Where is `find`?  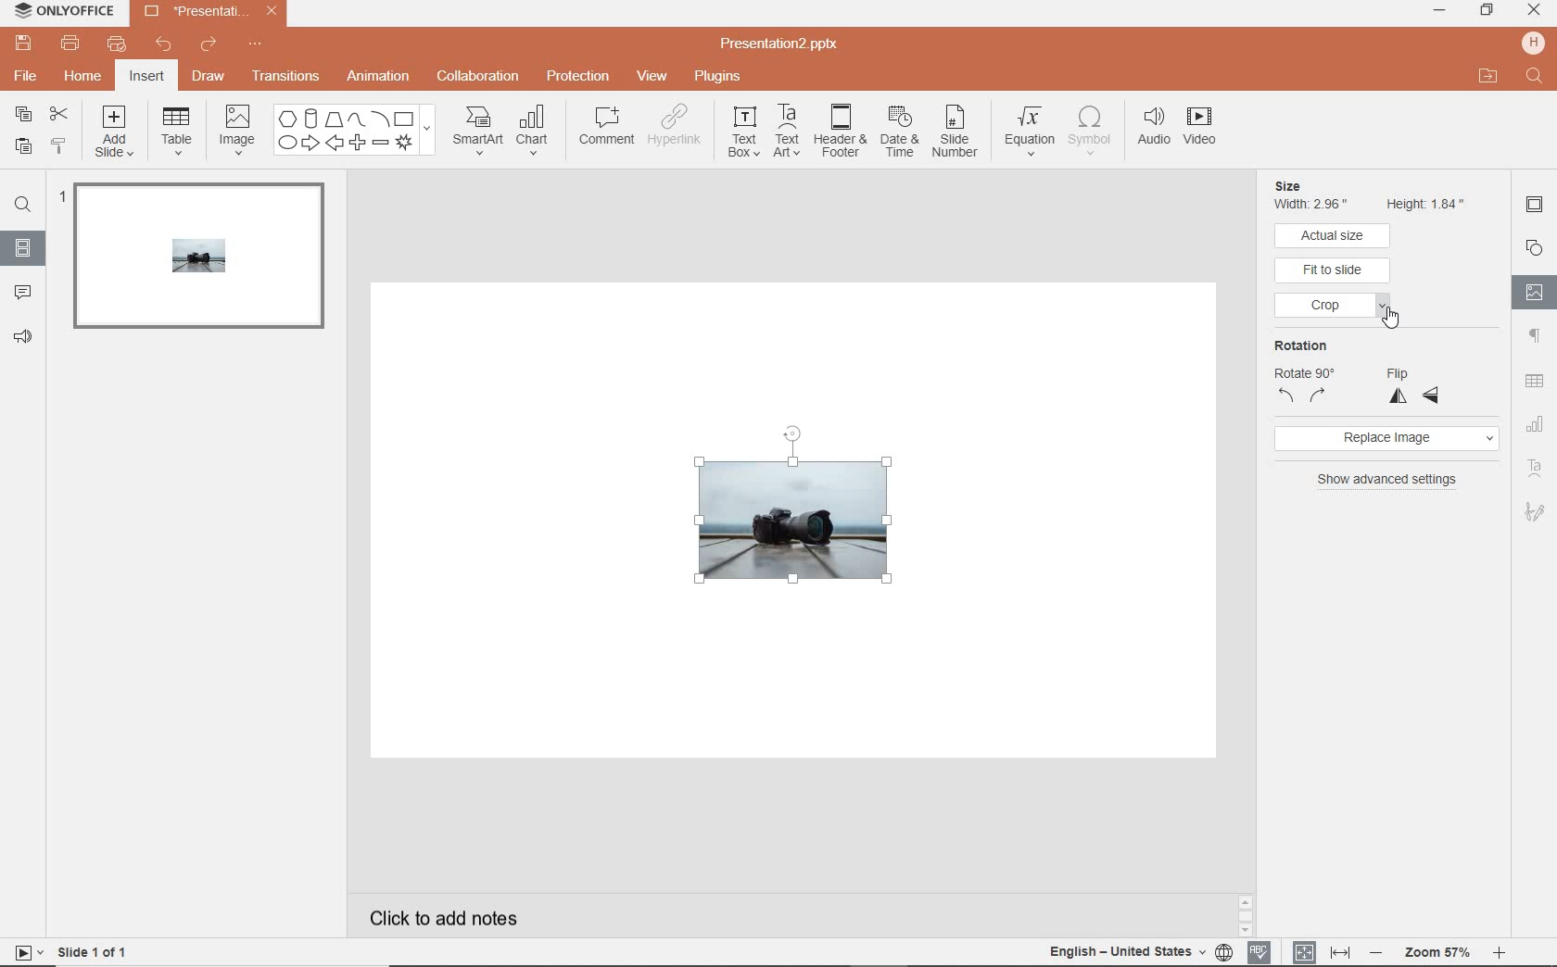
find is located at coordinates (23, 203).